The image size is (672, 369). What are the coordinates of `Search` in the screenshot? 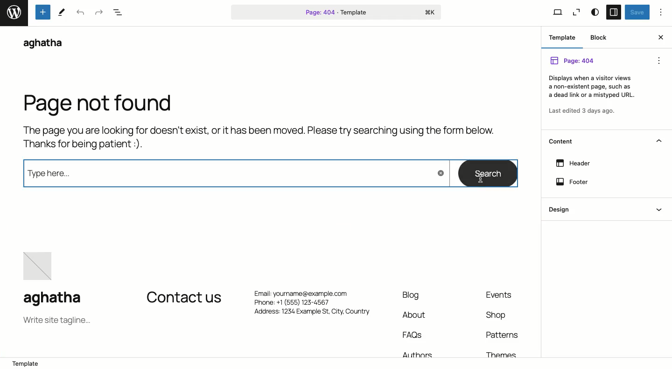 It's located at (485, 173).